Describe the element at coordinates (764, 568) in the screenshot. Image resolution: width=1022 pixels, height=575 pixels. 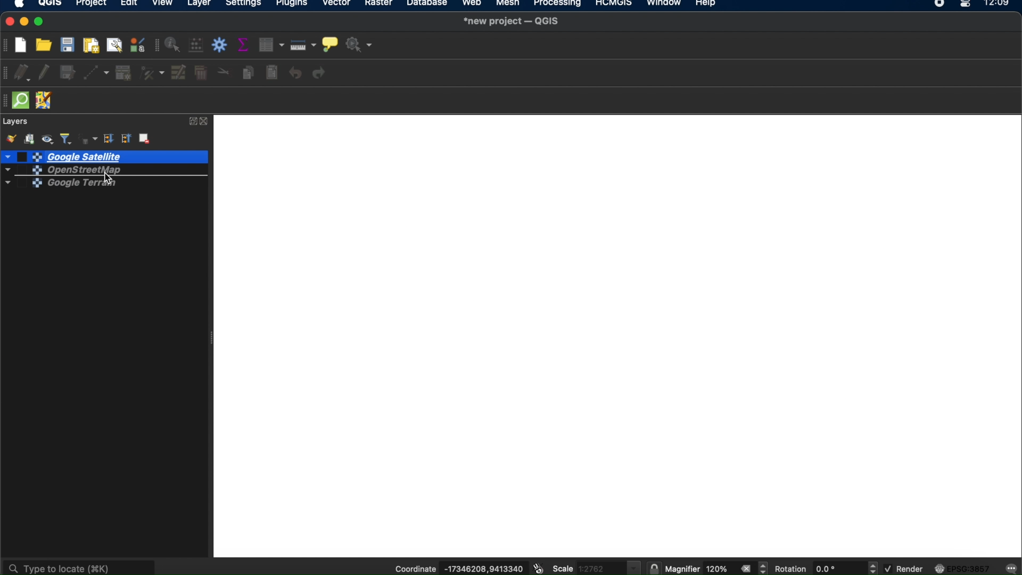
I see `magnifier increment decrement` at that location.